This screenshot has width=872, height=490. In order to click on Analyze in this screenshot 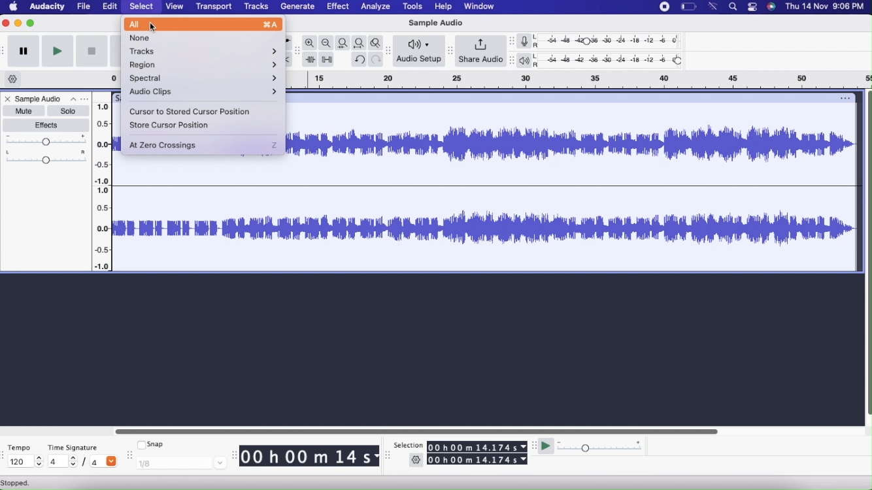, I will do `click(377, 7)`.